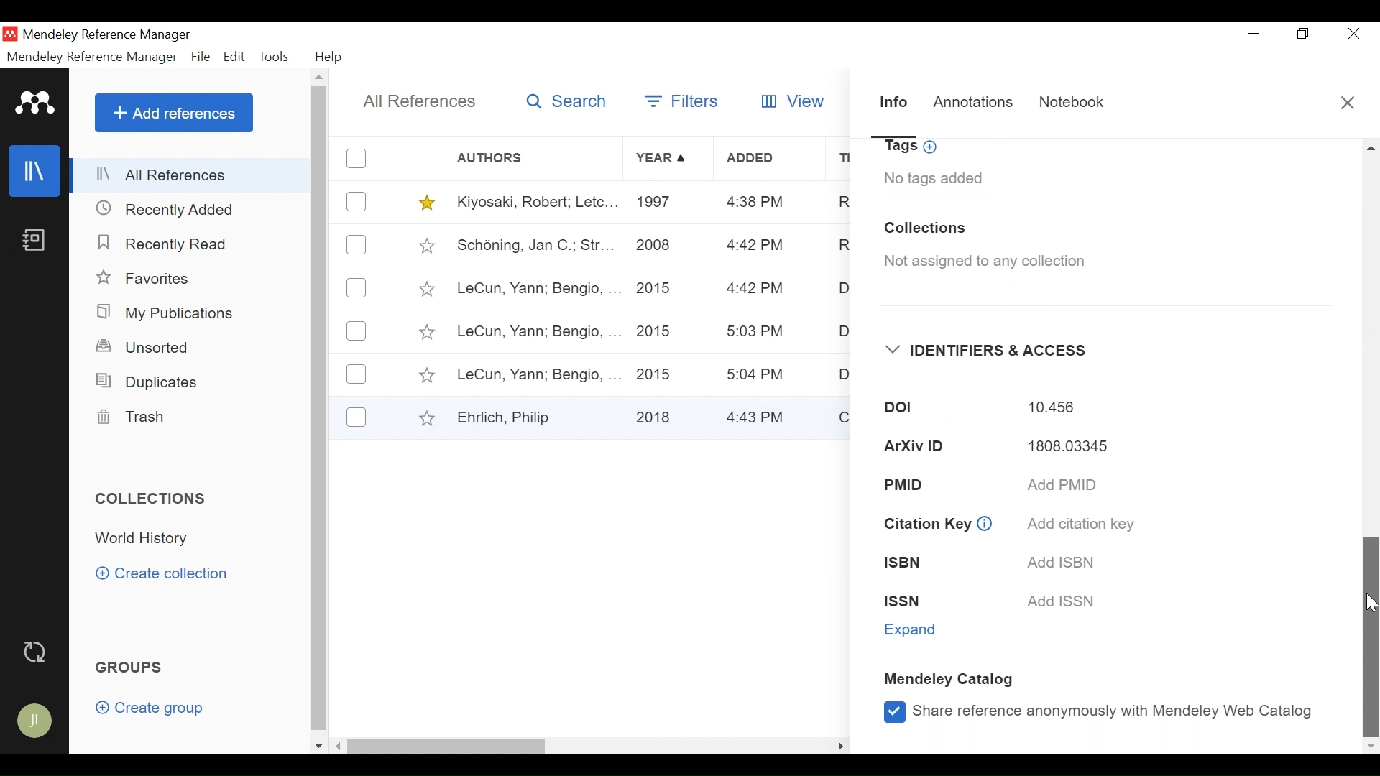  What do you see at coordinates (657, 331) in the screenshot?
I see `2015` at bounding box center [657, 331].